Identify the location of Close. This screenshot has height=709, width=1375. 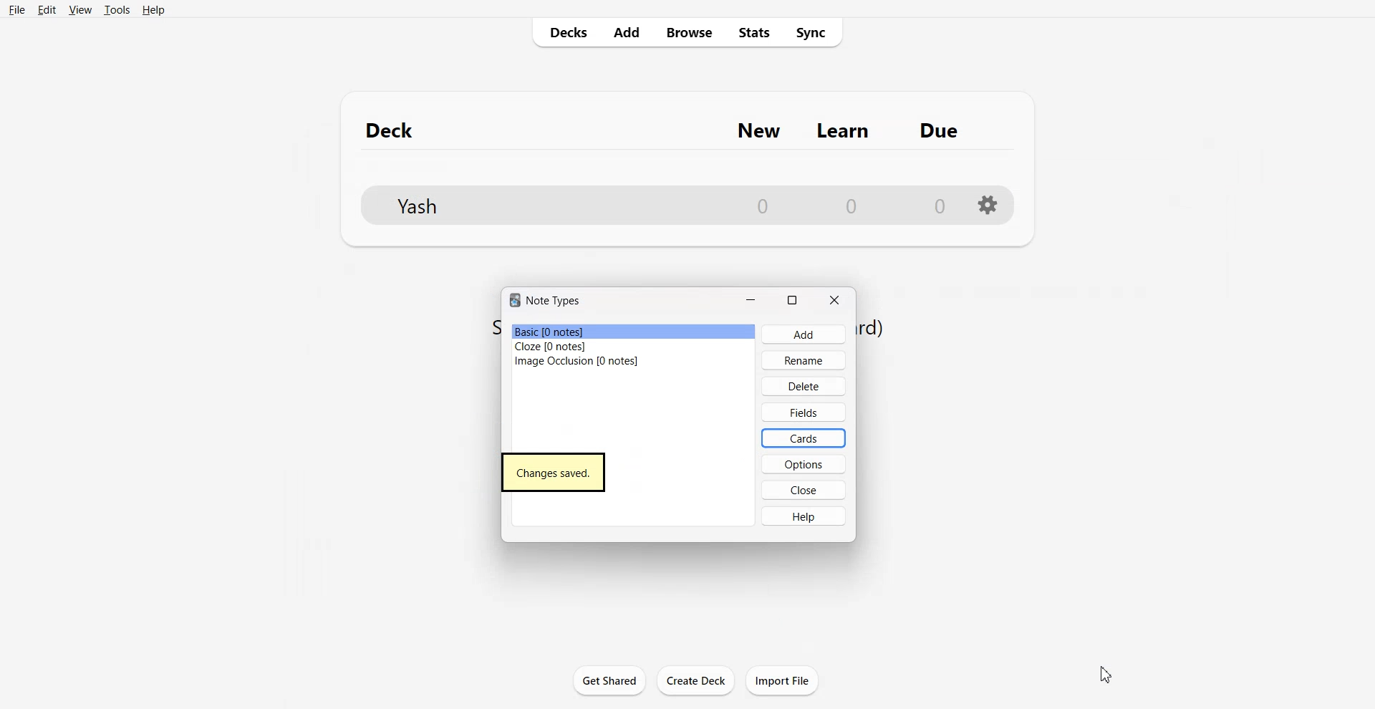
(833, 299).